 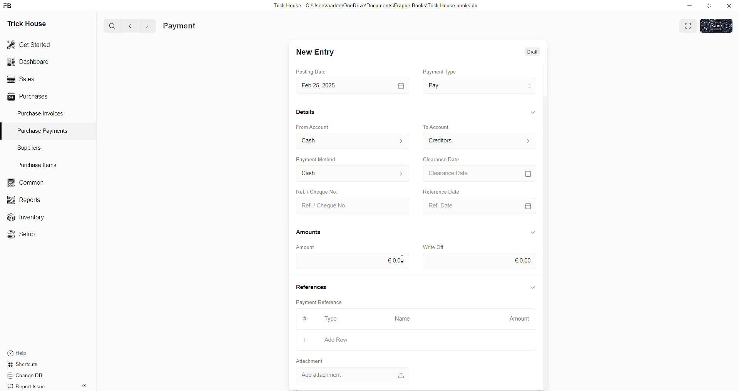 I want to click on Ref. / Cheque No., so click(x=313, y=190).